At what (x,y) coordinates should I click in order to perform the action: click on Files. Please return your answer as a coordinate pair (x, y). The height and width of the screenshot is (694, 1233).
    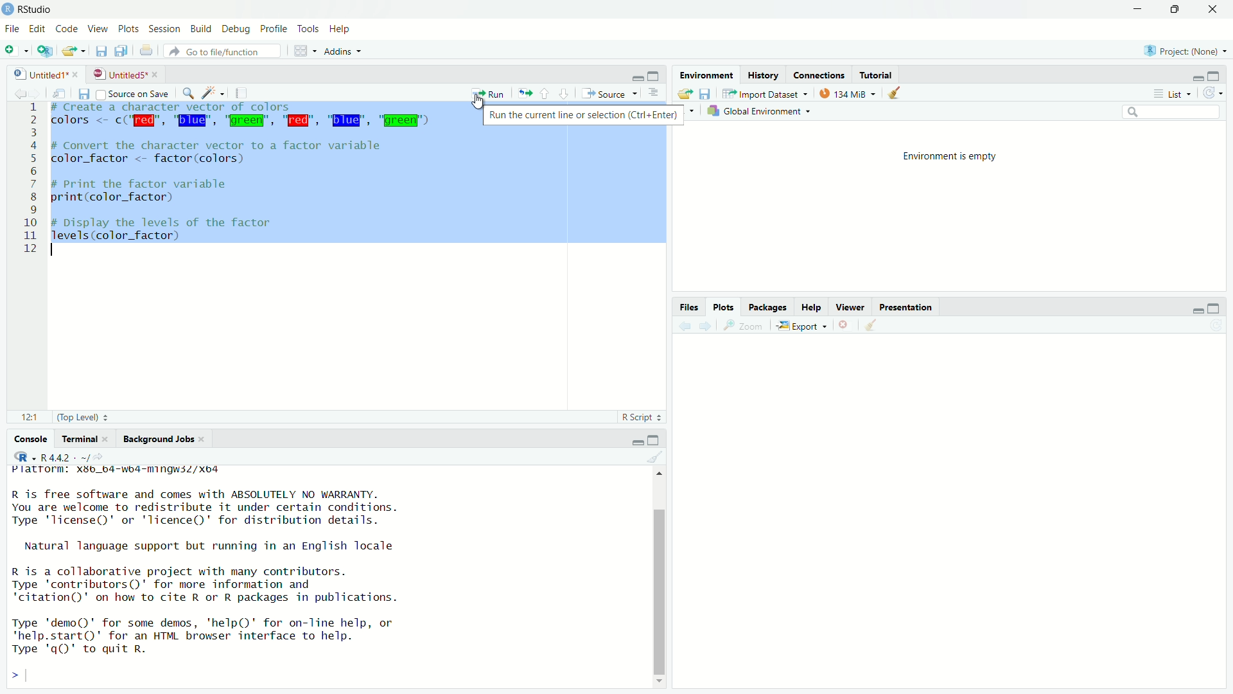
    Looking at the image, I should click on (688, 305).